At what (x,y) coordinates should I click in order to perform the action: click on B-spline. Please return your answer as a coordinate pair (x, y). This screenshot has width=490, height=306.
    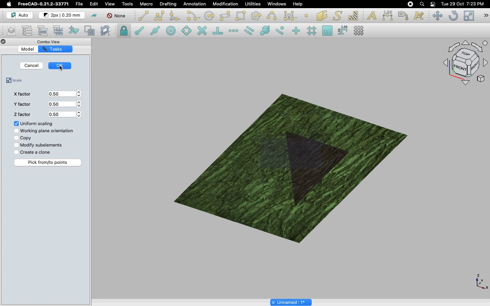
    Looking at the image, I should click on (272, 16).